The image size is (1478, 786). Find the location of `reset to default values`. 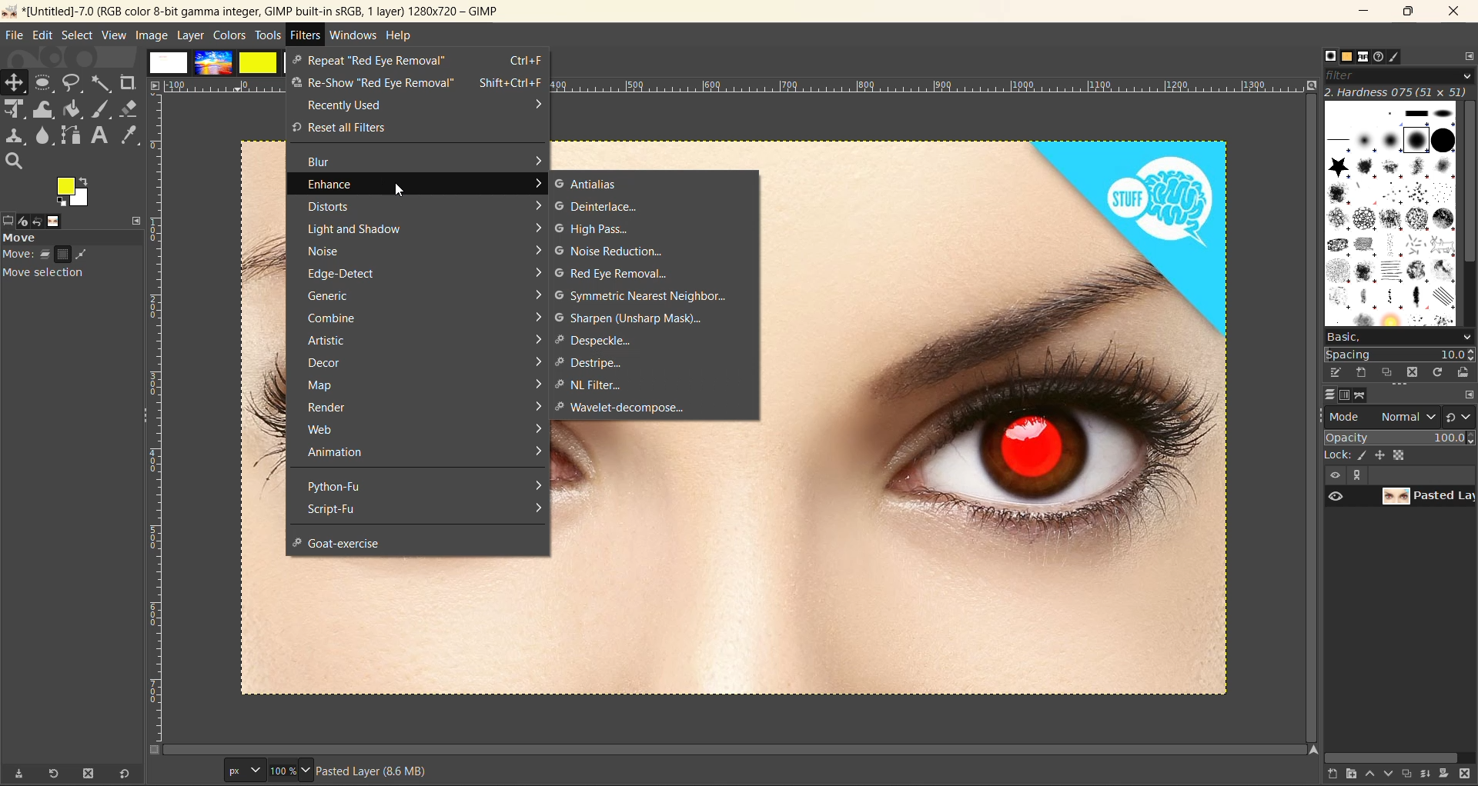

reset to default values is located at coordinates (128, 774).